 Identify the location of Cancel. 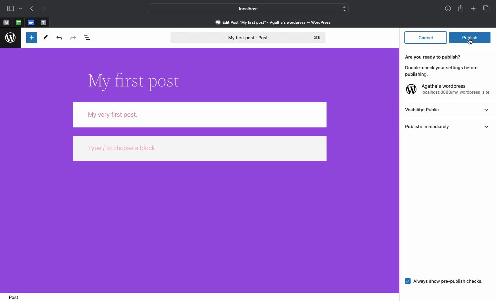
(425, 37).